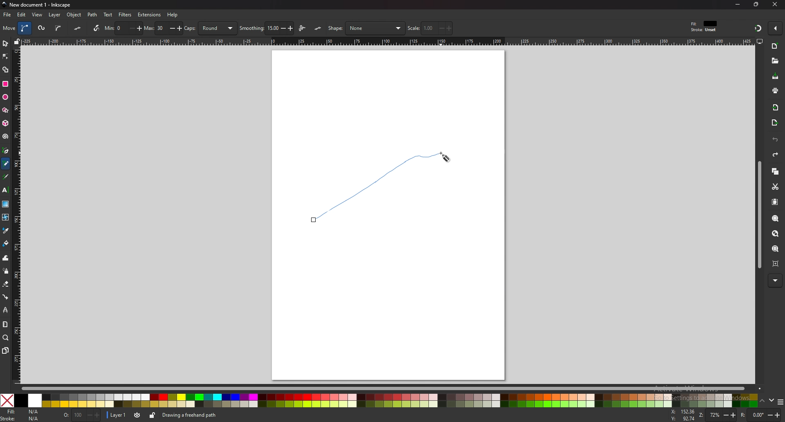 The width and height of the screenshot is (785, 422). I want to click on fill, so click(22, 412).